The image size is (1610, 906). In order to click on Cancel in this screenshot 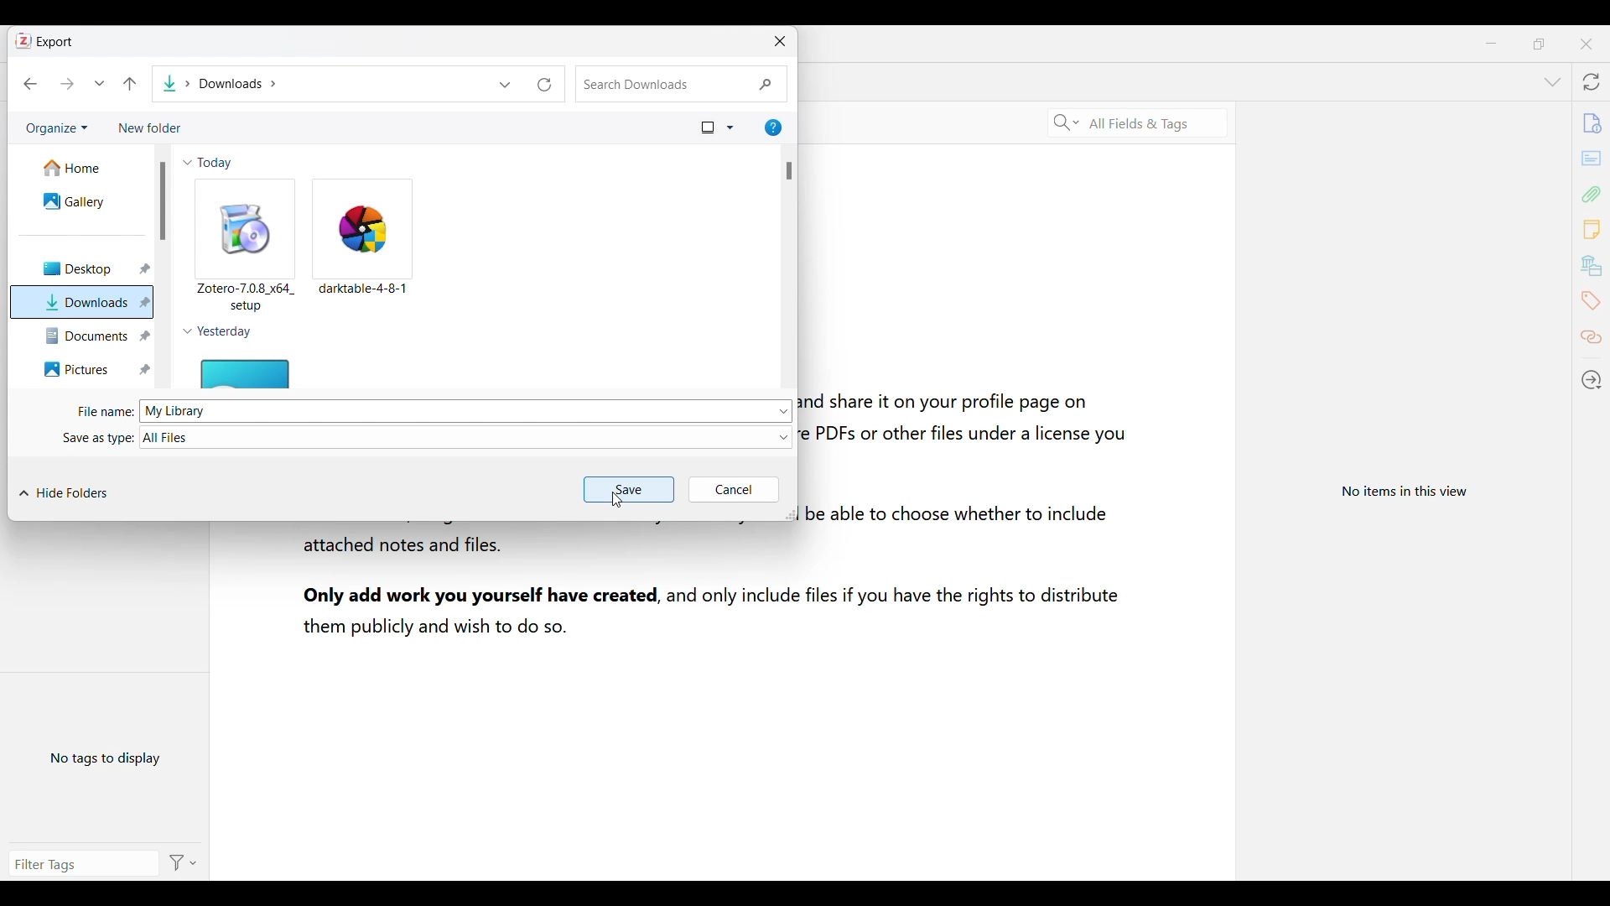, I will do `click(733, 489)`.